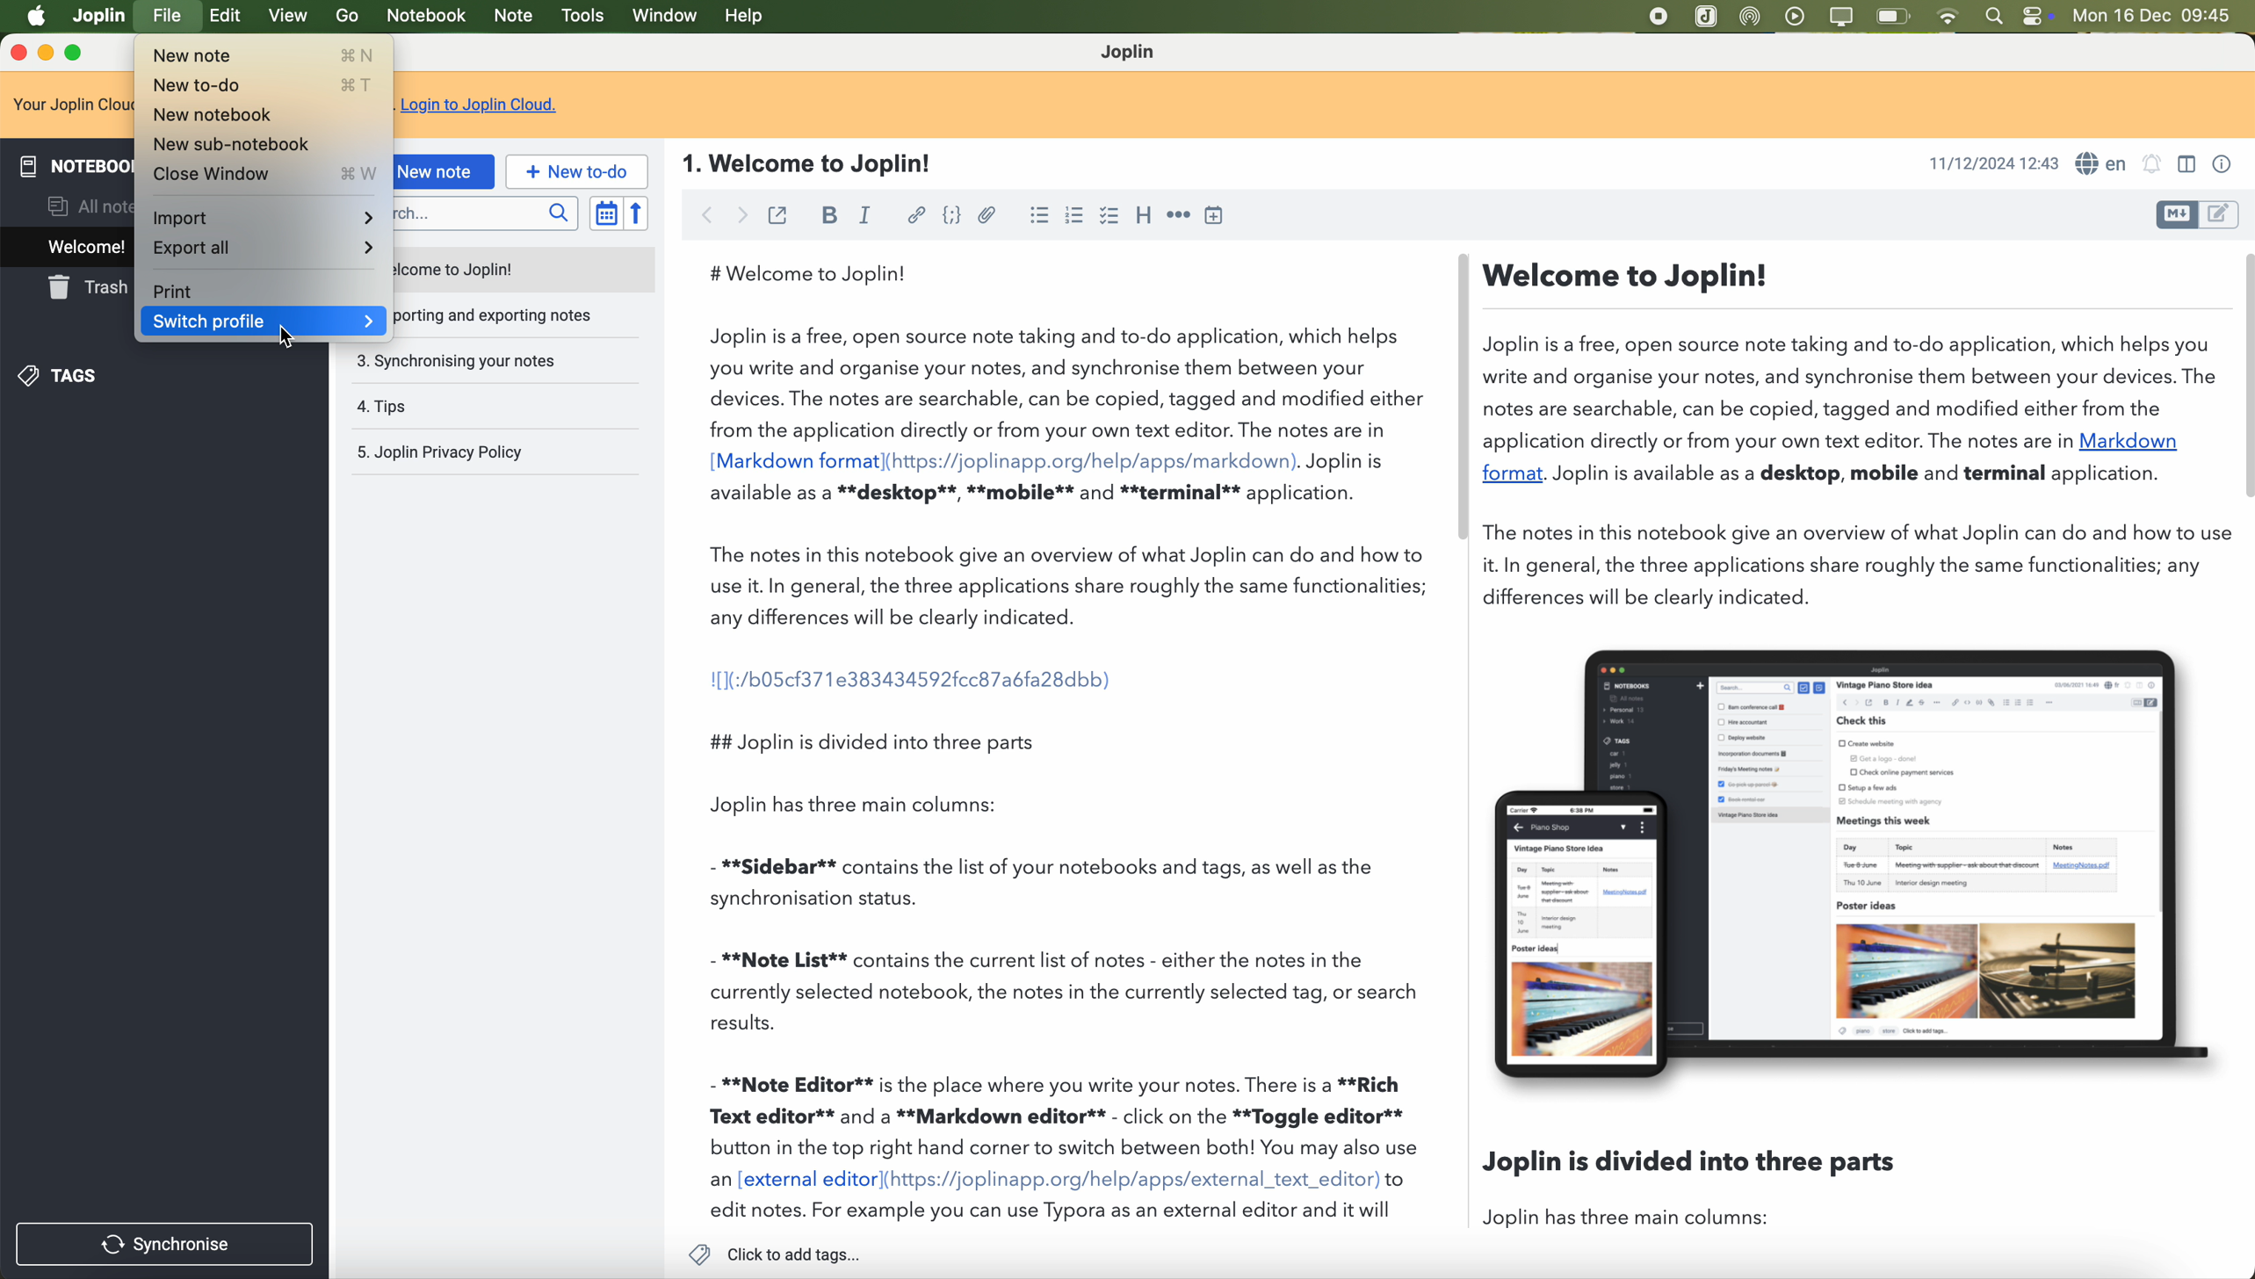 This screenshot has width=2255, height=1279. I want to click on Airdrop, so click(1754, 18).